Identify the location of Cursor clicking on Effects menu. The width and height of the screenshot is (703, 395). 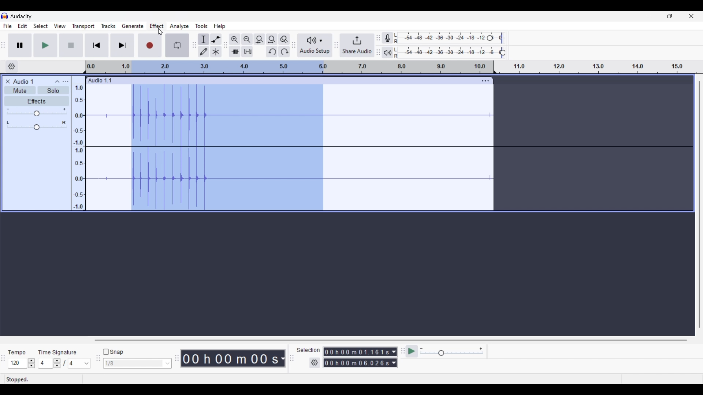
(160, 31).